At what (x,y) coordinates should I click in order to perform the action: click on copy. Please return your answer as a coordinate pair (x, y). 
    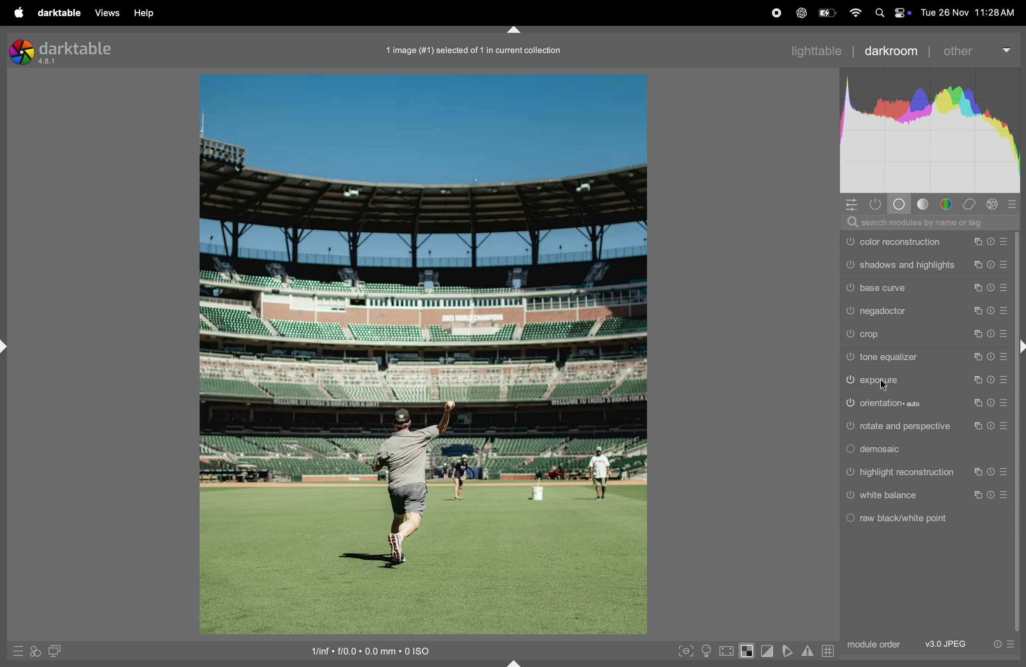
    Looking at the image, I should click on (978, 265).